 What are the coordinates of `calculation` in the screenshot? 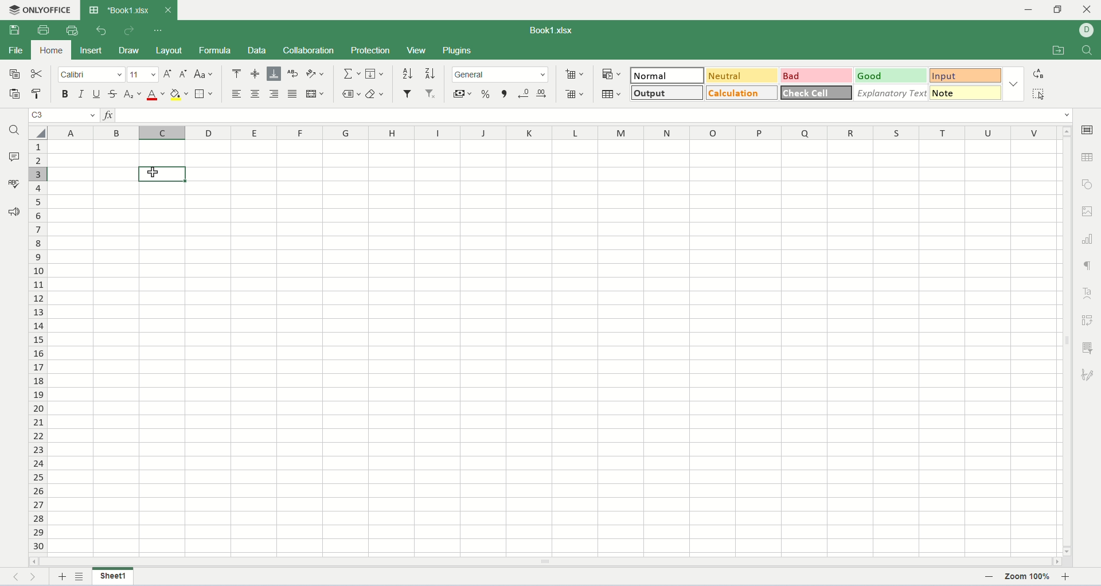 It's located at (744, 92).